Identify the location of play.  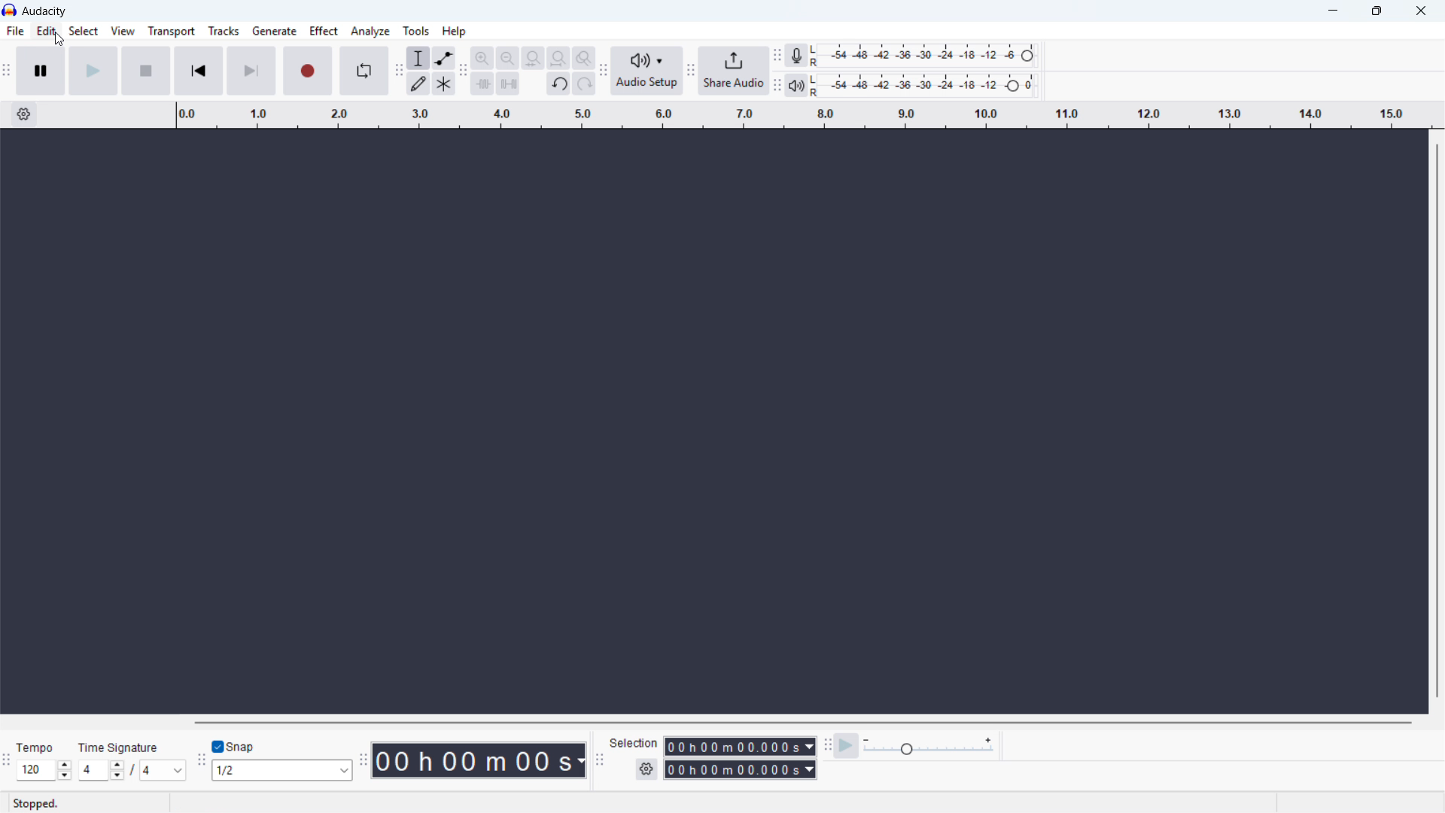
(93, 70).